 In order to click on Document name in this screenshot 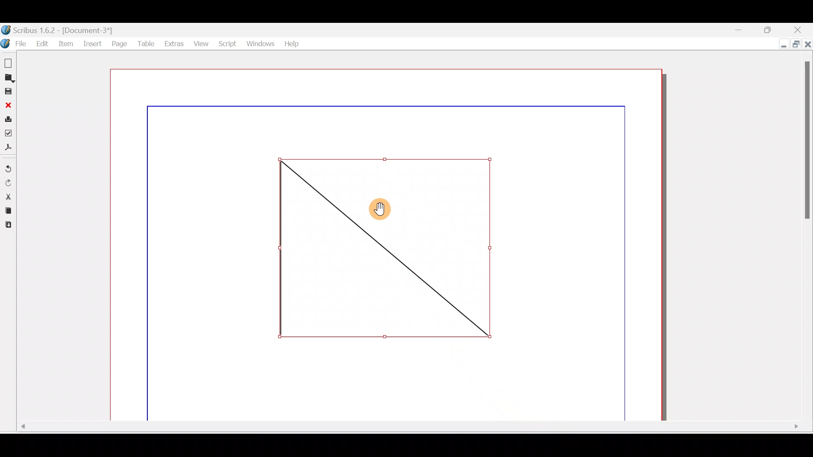, I will do `click(67, 29)`.